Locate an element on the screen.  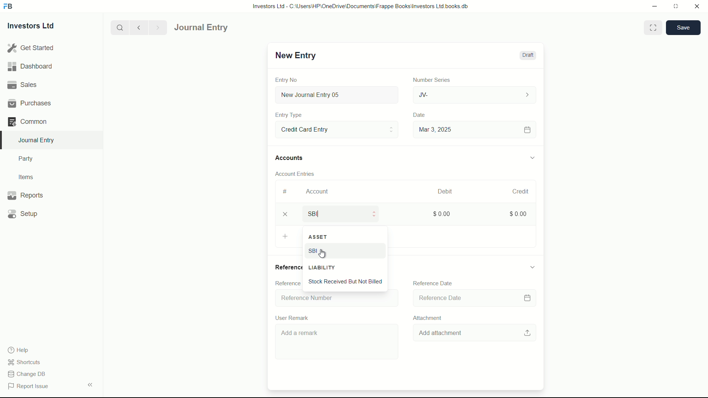
save is located at coordinates (684, 28).